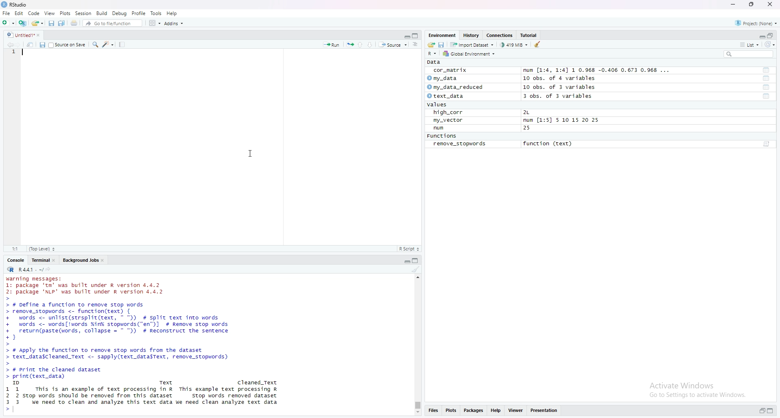 This screenshot has width=780, height=418. I want to click on Cursor, so click(251, 153).